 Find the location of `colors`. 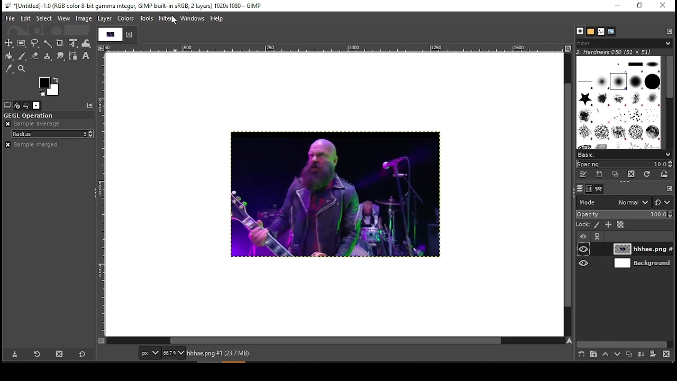

colors is located at coordinates (126, 19).